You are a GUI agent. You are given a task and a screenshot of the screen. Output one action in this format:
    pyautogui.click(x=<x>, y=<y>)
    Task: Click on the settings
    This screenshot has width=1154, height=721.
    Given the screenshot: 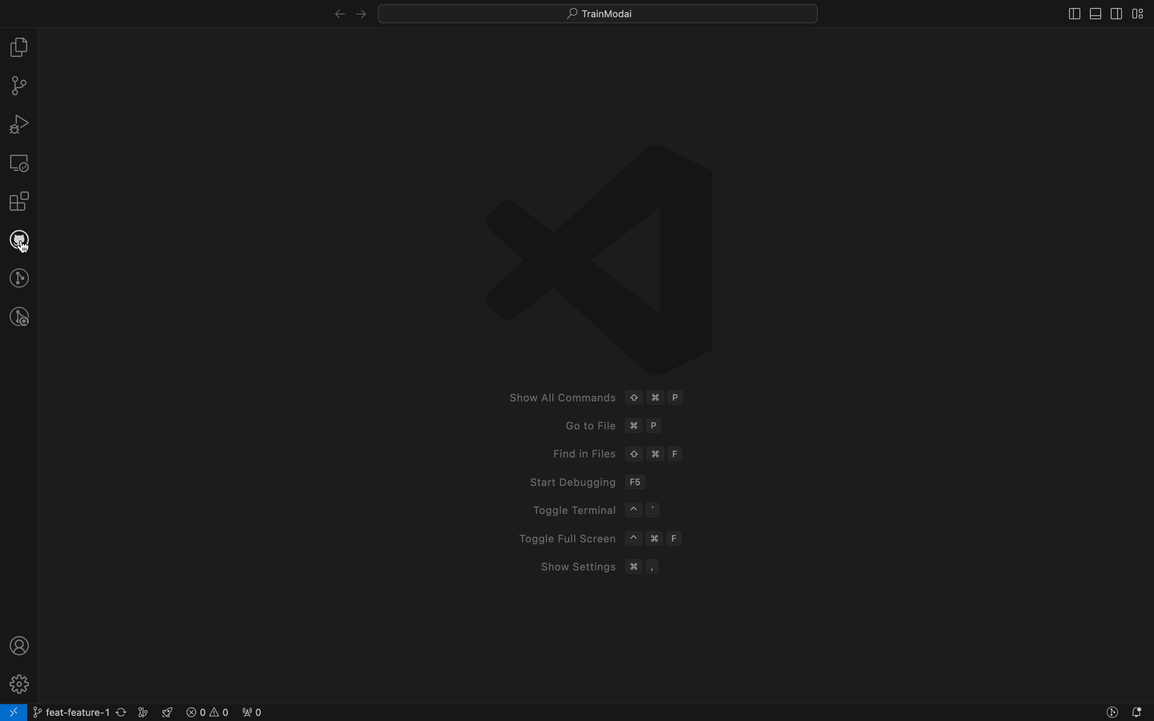 What is the action you would take?
    pyautogui.click(x=18, y=682)
    